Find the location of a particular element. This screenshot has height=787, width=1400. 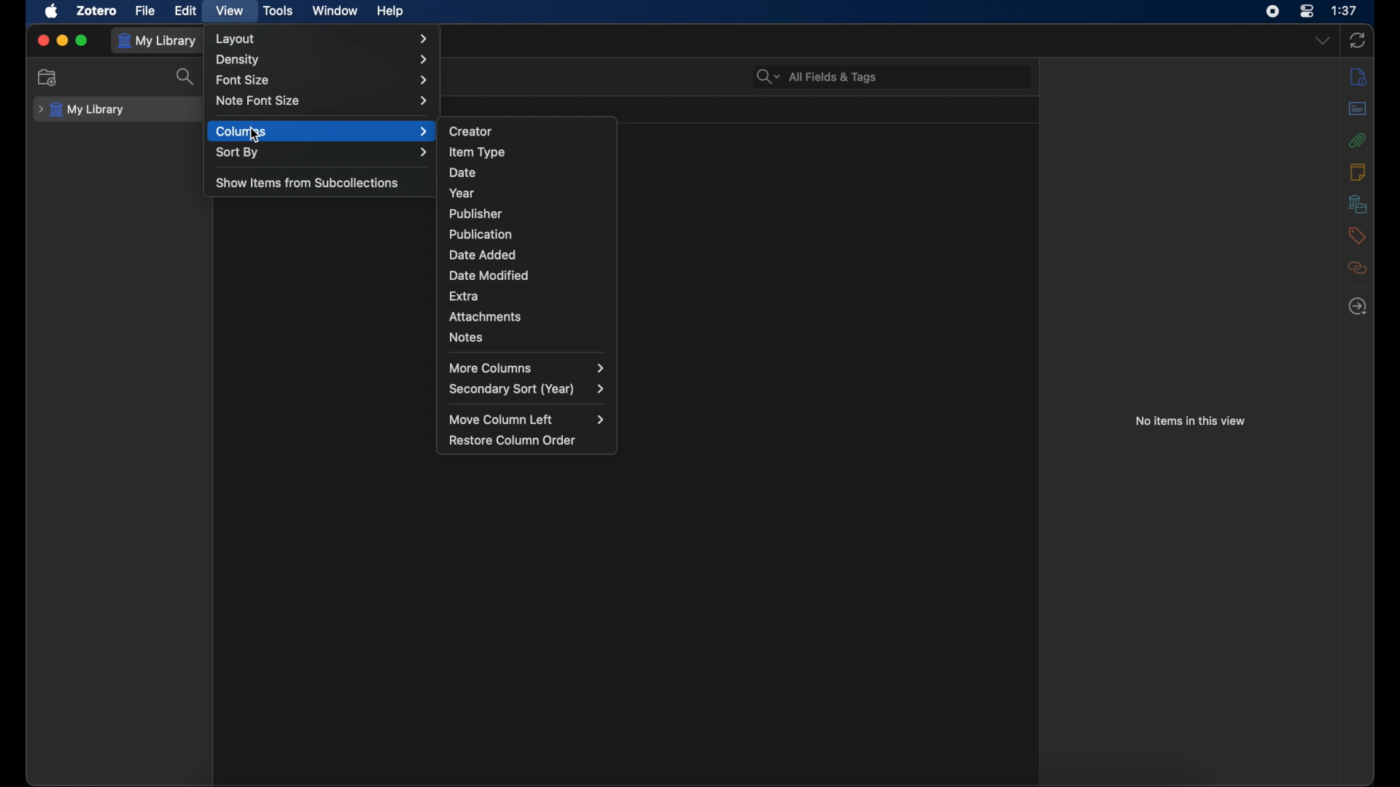

show items from subcollections is located at coordinates (308, 182).